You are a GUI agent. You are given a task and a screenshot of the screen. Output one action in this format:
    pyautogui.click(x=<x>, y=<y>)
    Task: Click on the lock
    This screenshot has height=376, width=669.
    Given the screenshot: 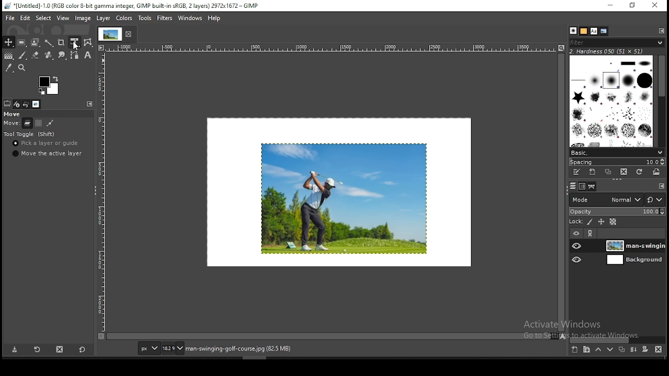 What is the action you would take?
    pyautogui.click(x=576, y=222)
    